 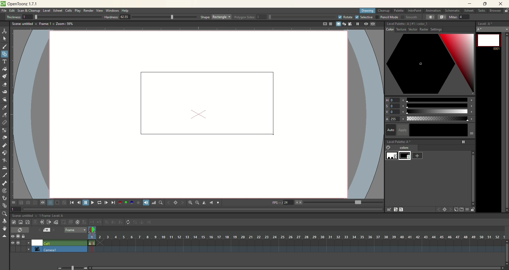 What do you see at coordinates (453, 10) in the screenshot?
I see `schematic` at bounding box center [453, 10].